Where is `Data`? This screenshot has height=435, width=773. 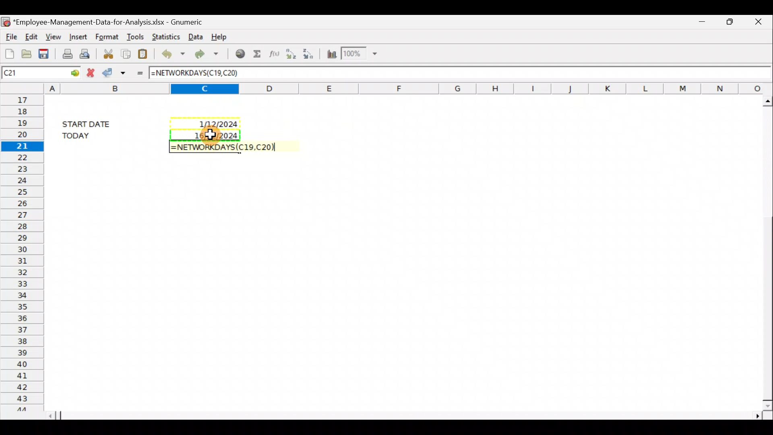
Data is located at coordinates (195, 37).